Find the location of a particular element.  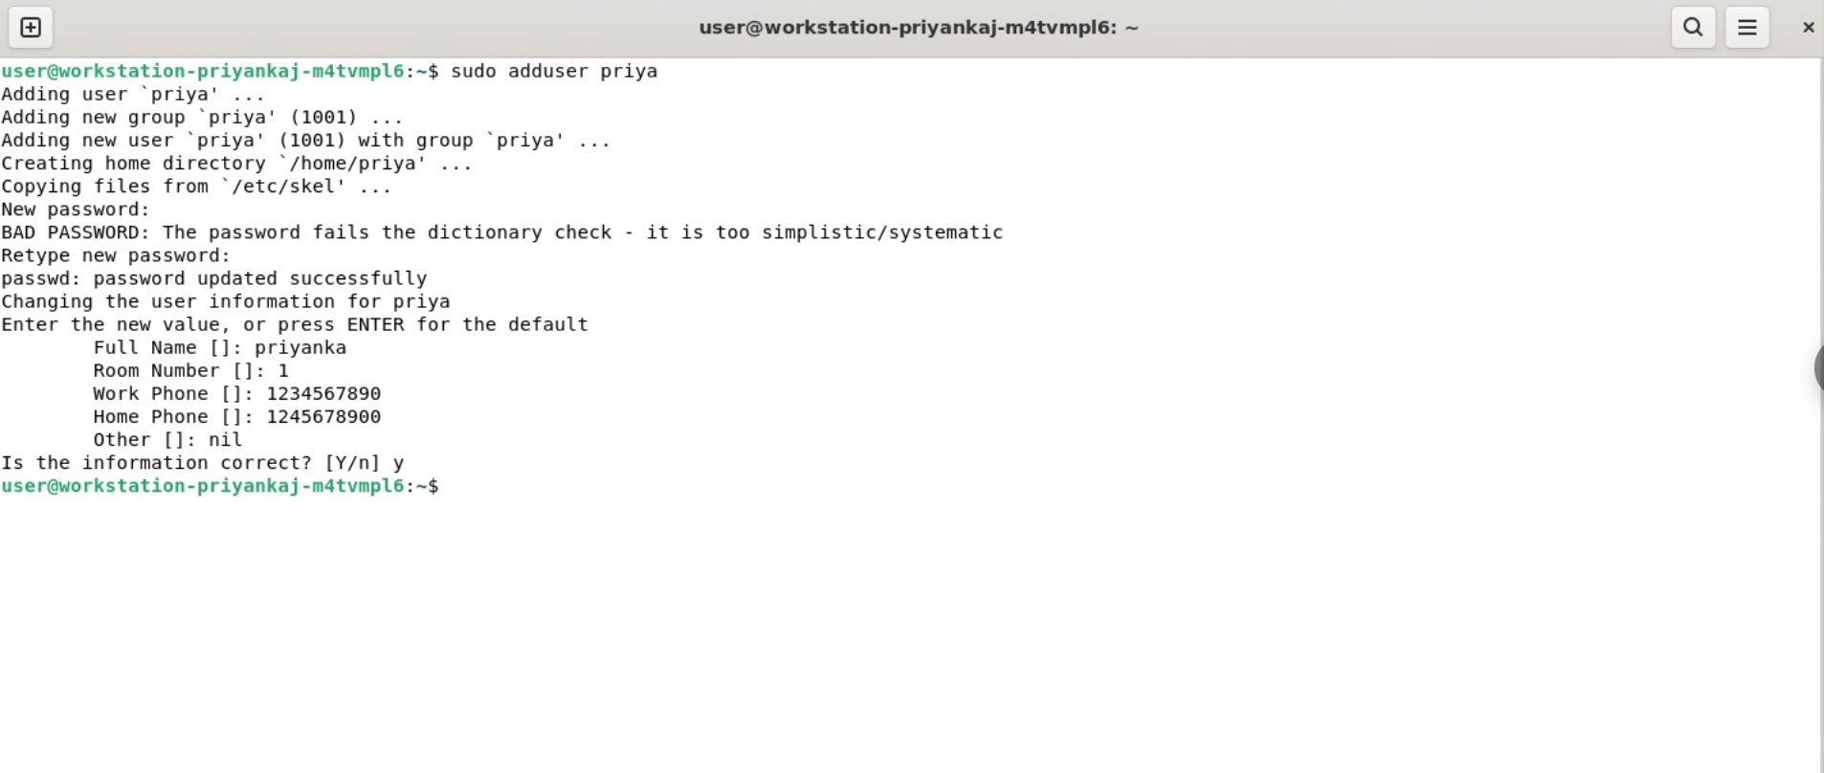

user@workstation-priyankaj-m4tvmpl6:~$ is located at coordinates (227, 488).